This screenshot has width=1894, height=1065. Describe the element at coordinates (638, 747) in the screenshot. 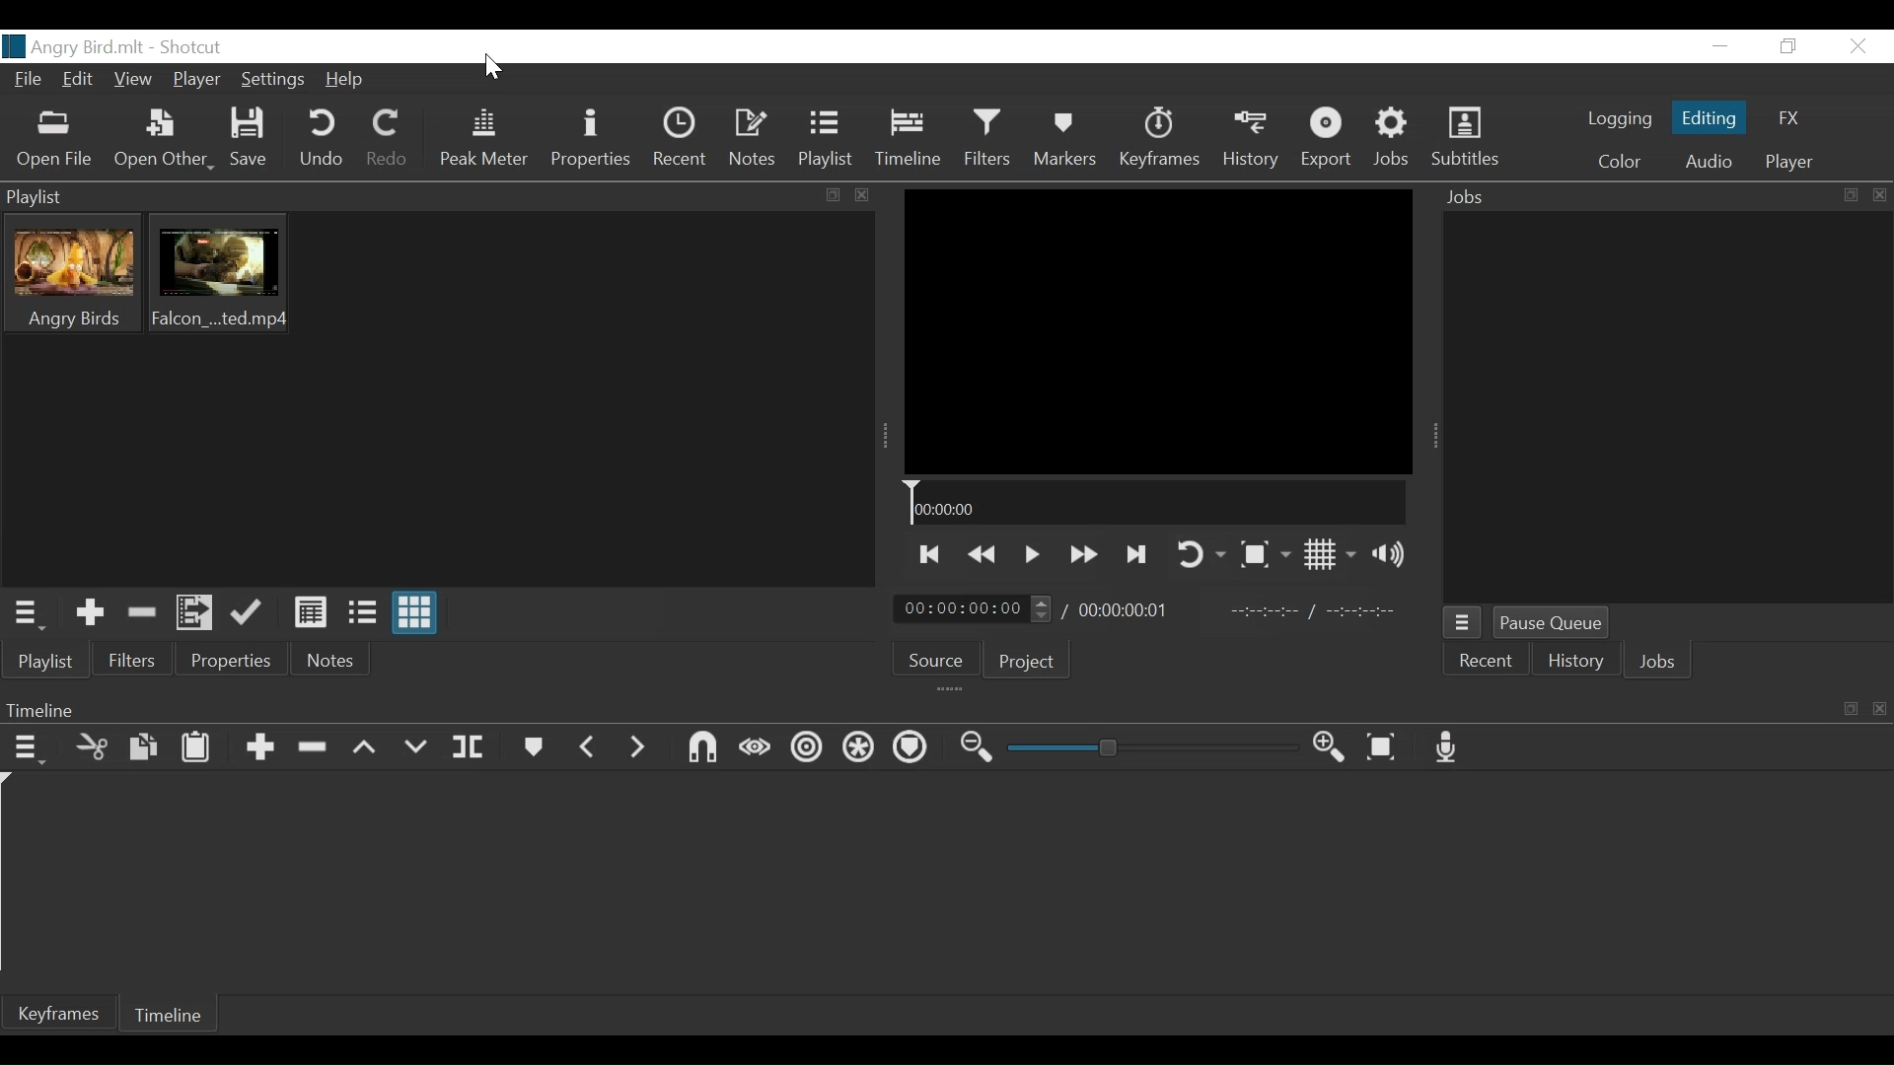

I see `Next Marker` at that location.